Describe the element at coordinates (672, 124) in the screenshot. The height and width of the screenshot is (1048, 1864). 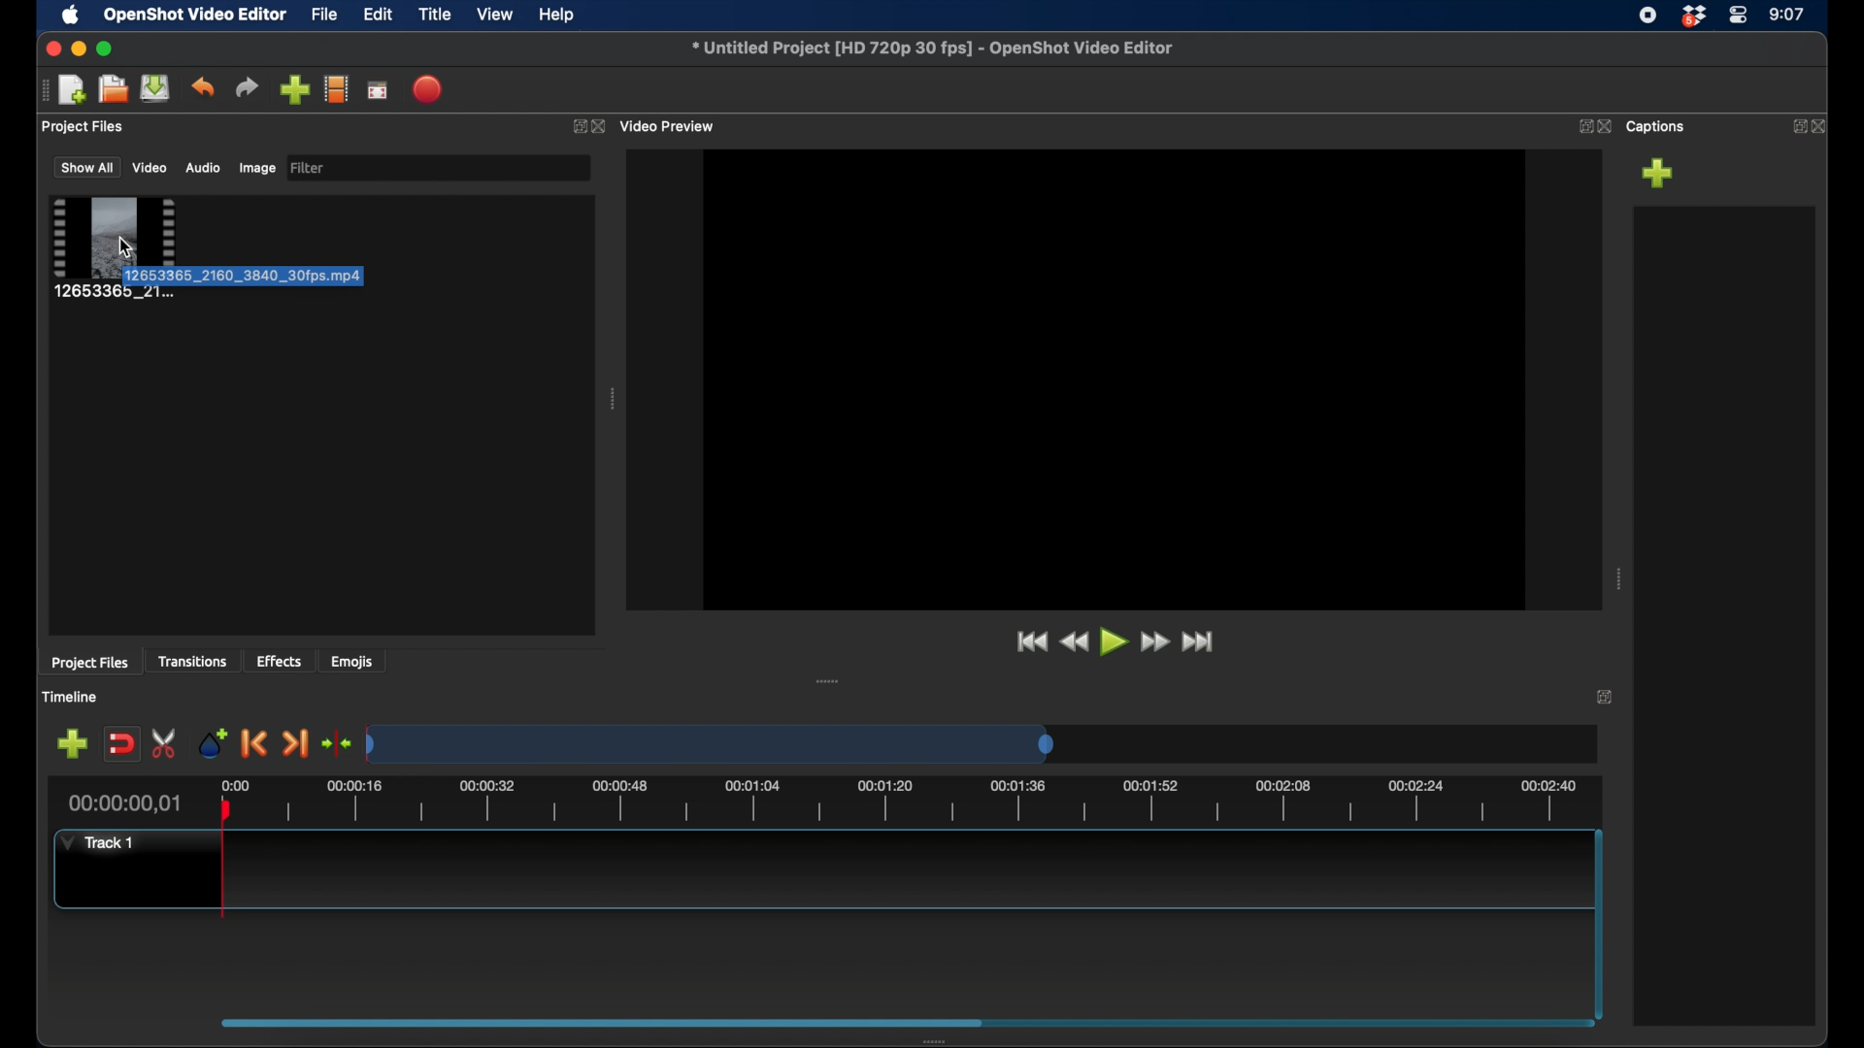
I see `video preview` at that location.